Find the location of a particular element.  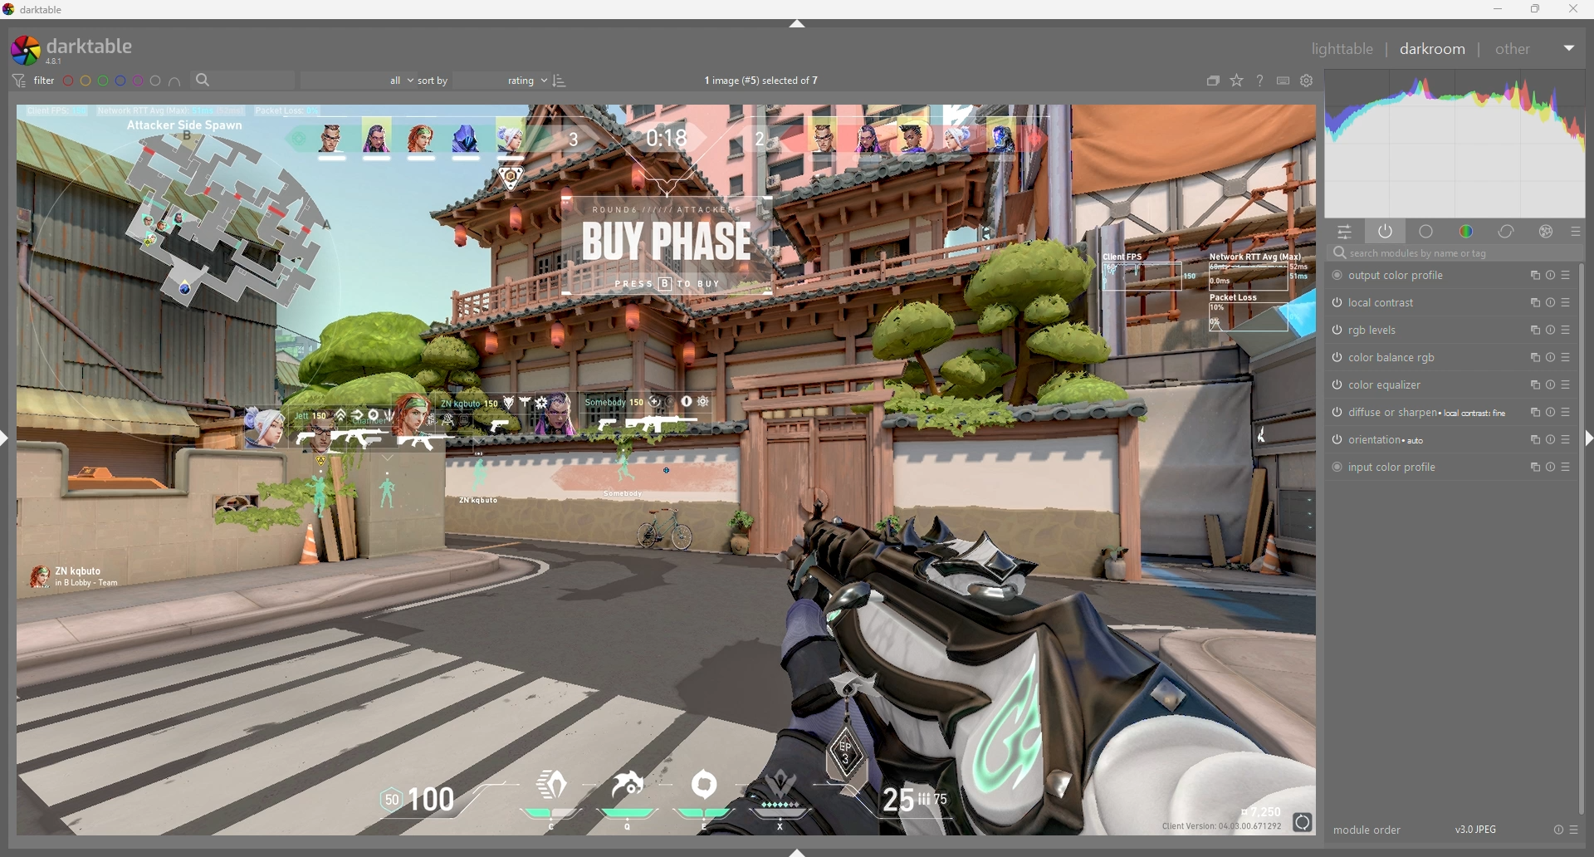

minimize is located at coordinates (1495, 9).